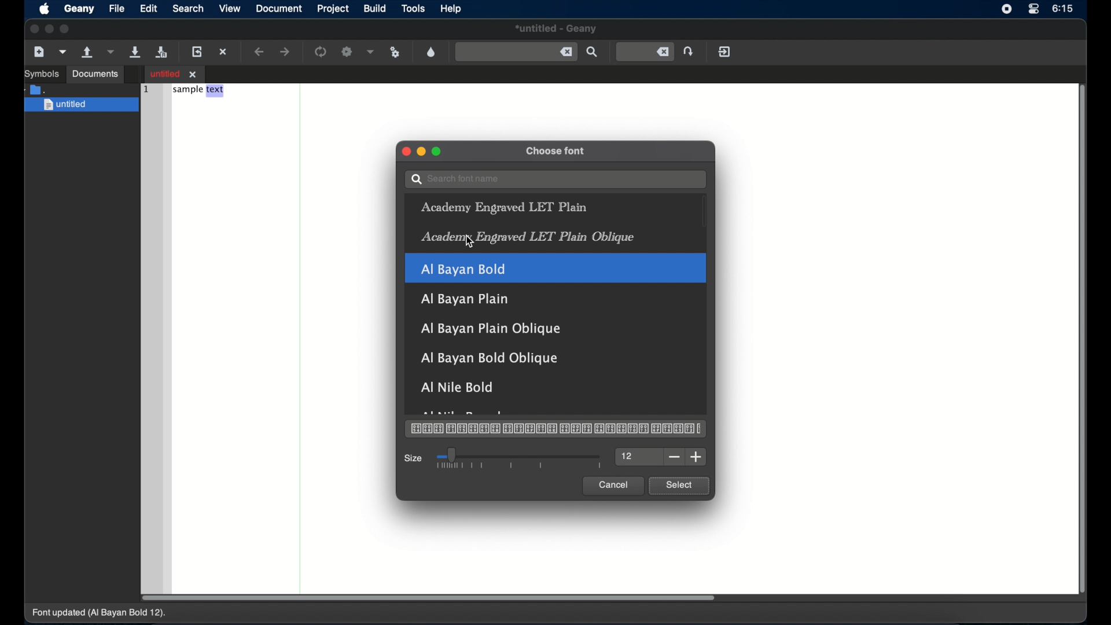 The height and width of the screenshot is (625, 1111). Describe the element at coordinates (88, 53) in the screenshot. I see `open an existing file` at that location.